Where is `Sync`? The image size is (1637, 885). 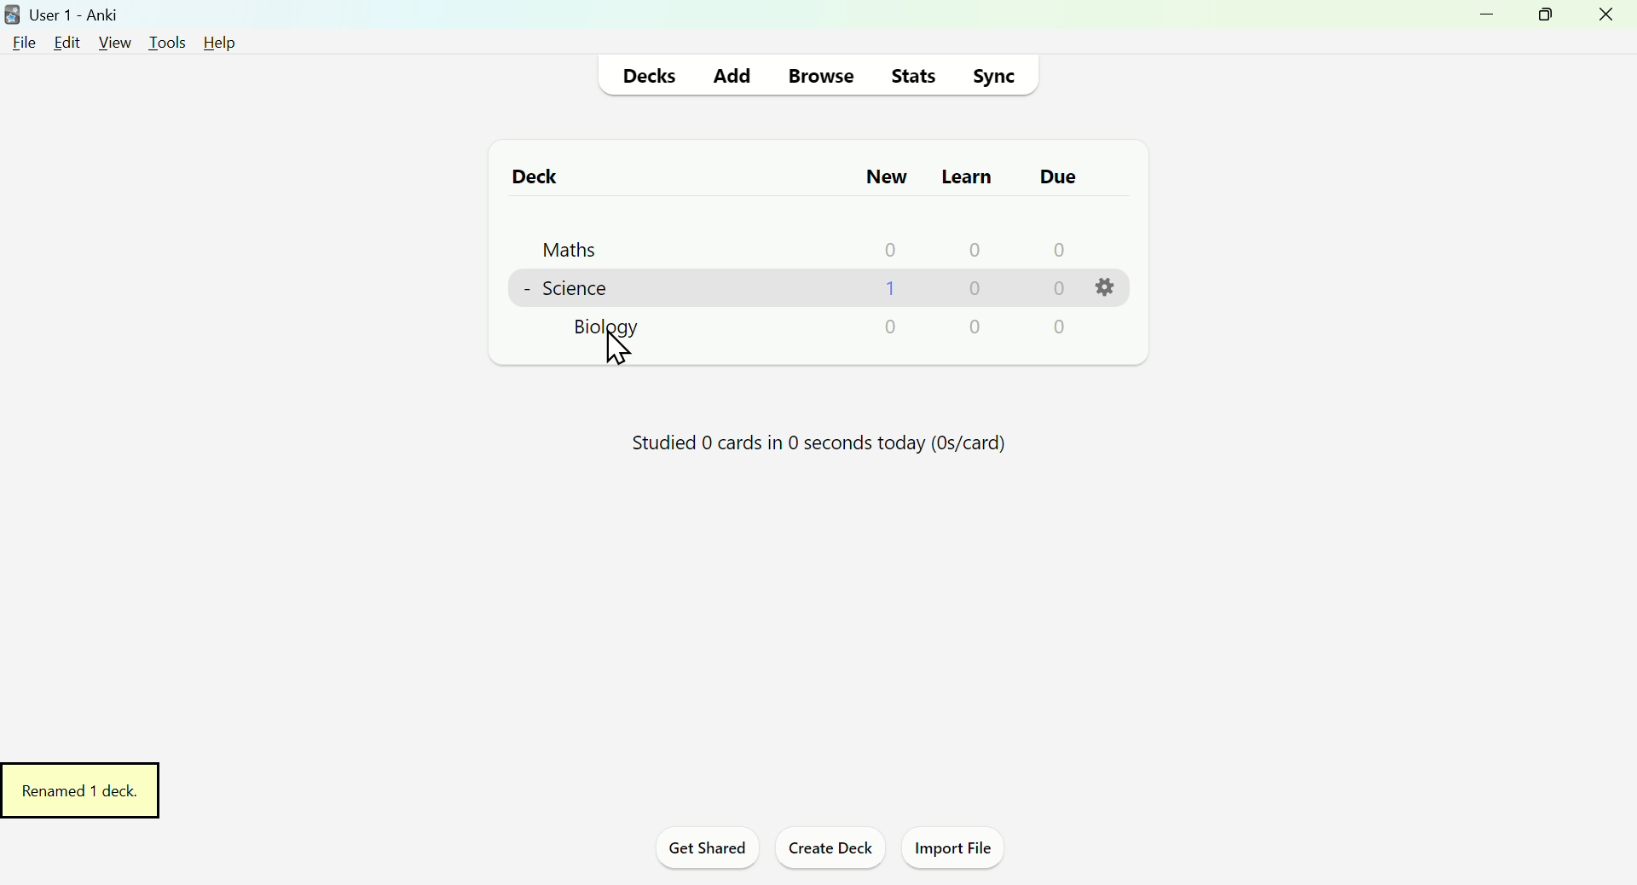 Sync is located at coordinates (998, 73).